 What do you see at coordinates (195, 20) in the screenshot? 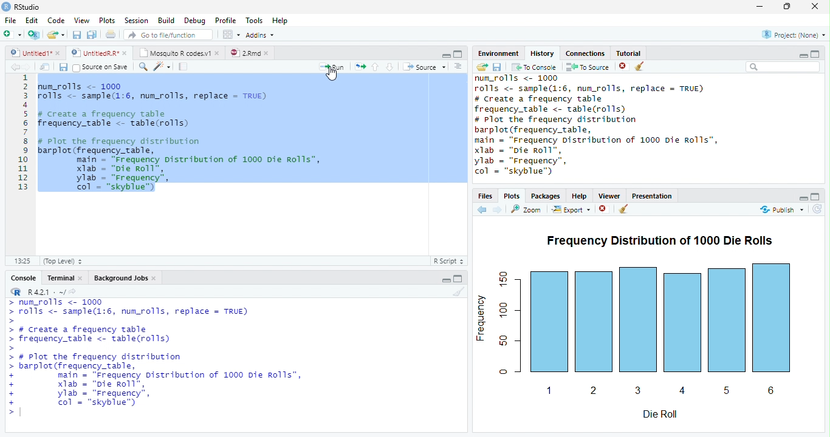
I see `Debug` at bounding box center [195, 20].